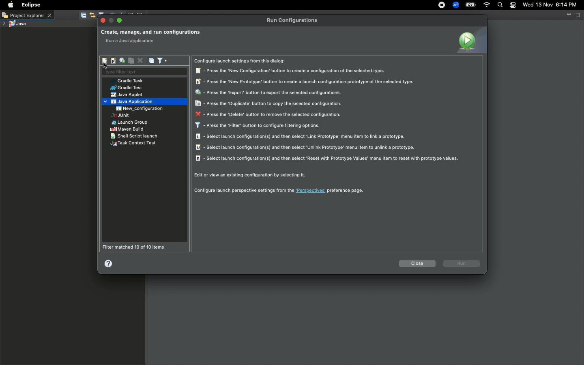 The width and height of the screenshot is (584, 365). What do you see at coordinates (279, 190) in the screenshot?
I see `Configure launch perspective settings from the Perspective preference page` at bounding box center [279, 190].